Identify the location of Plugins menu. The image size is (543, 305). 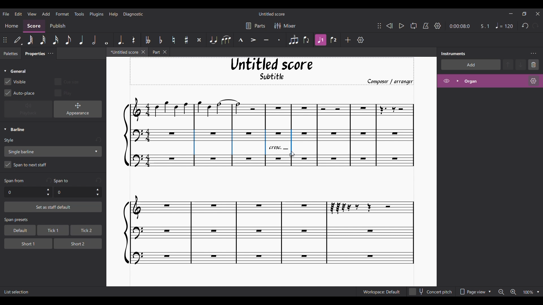
(97, 14).